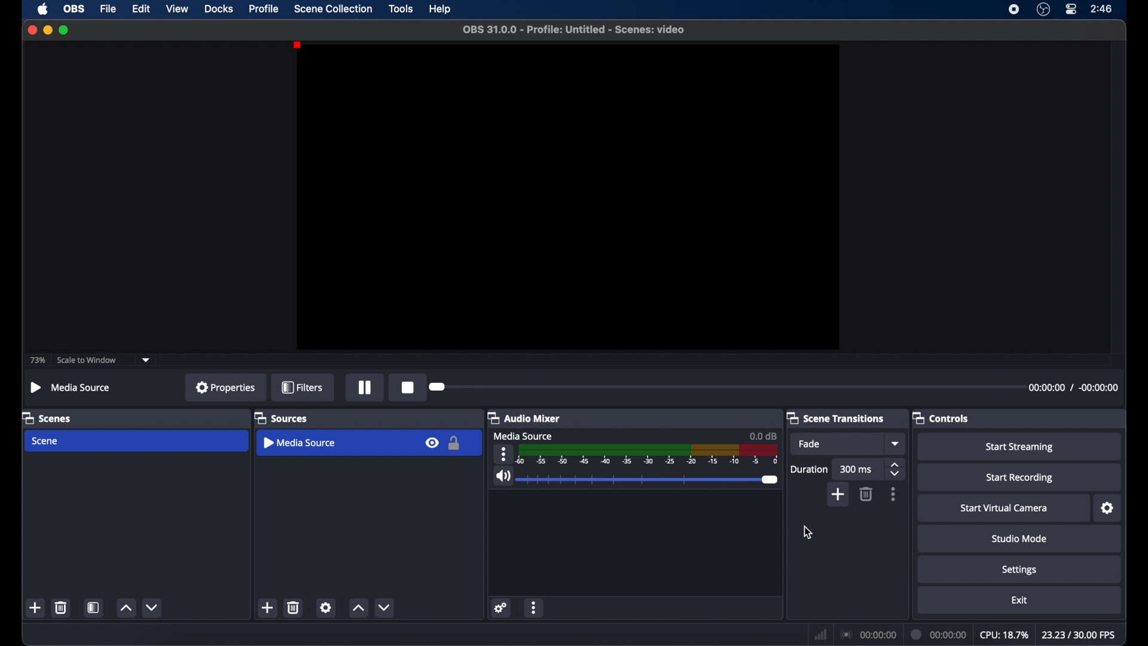 The width and height of the screenshot is (1148, 646). Describe the element at coordinates (283, 419) in the screenshot. I see `Sources` at that location.